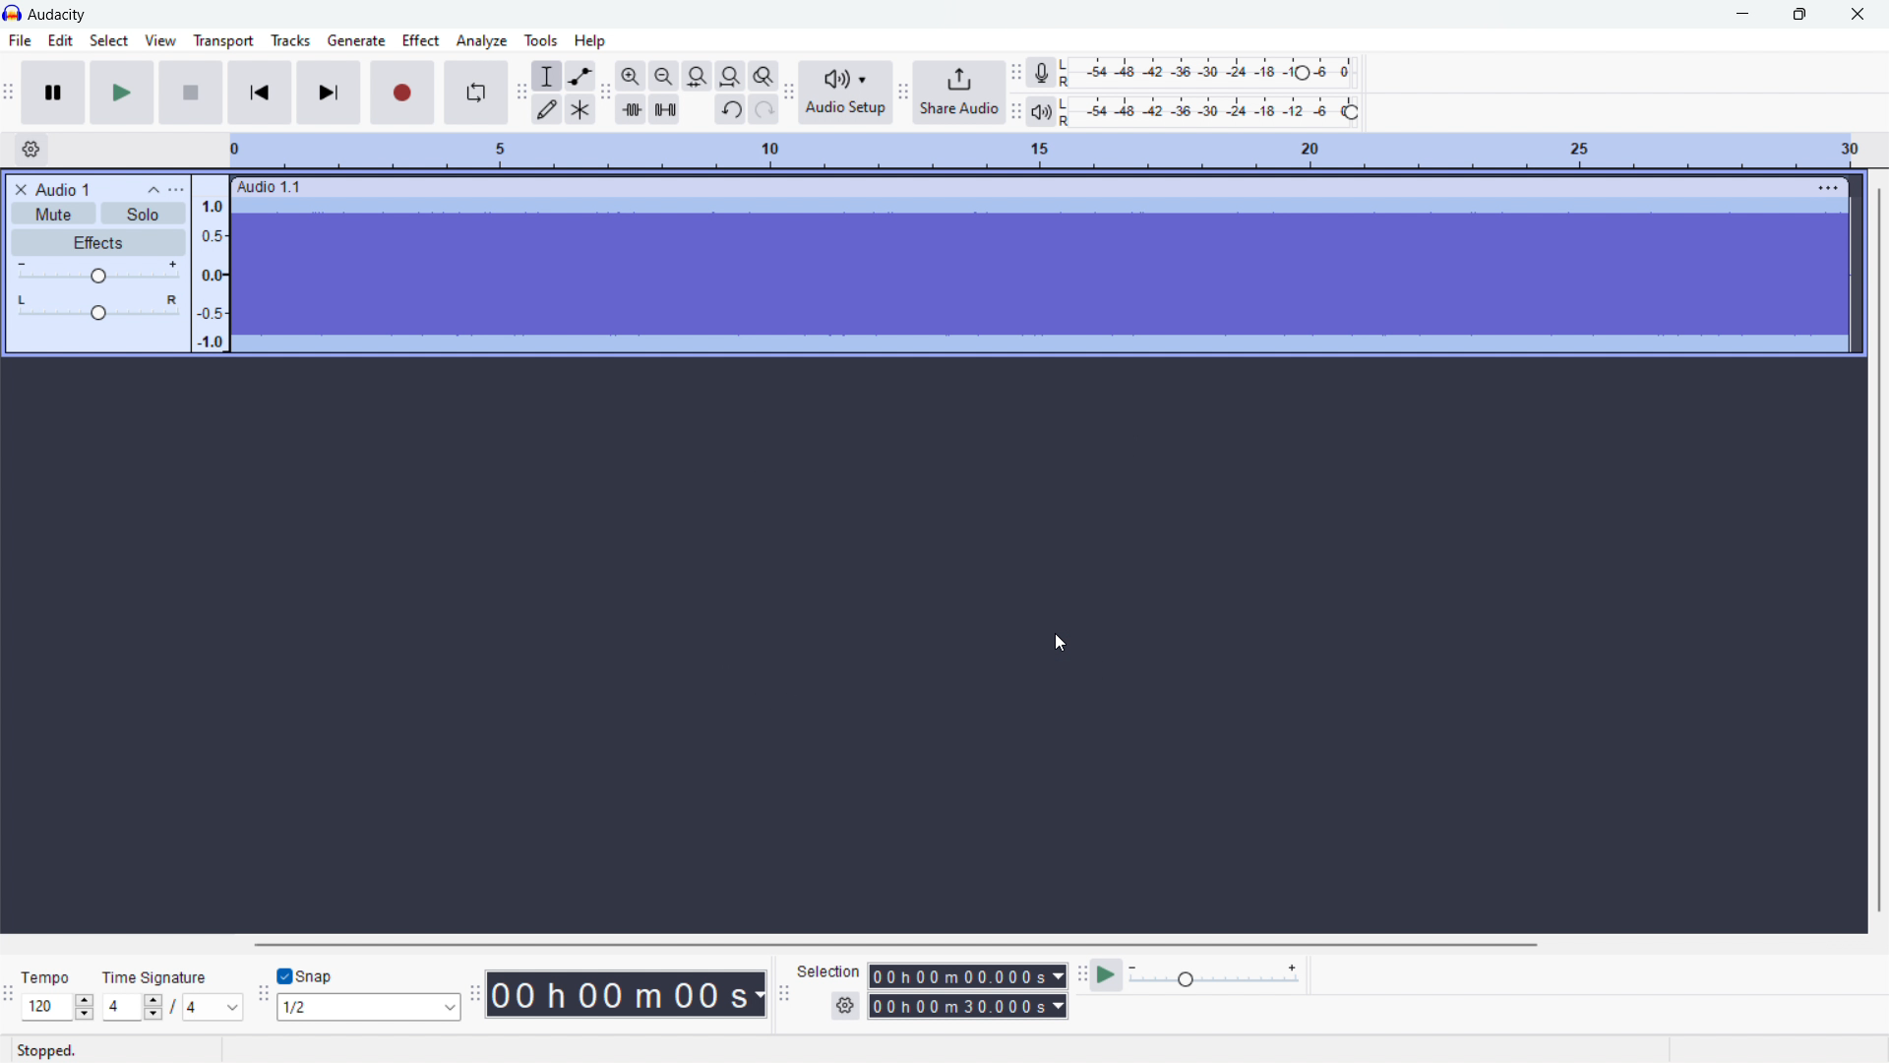  What do you see at coordinates (482, 40) in the screenshot?
I see `analyze` at bounding box center [482, 40].